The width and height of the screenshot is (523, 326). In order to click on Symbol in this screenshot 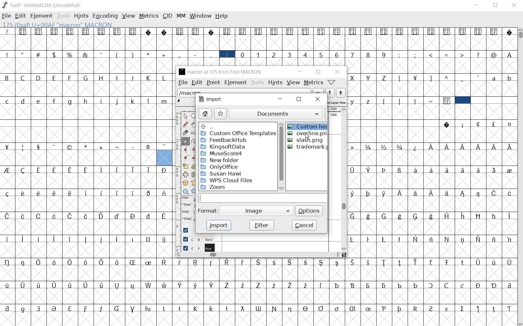, I will do `click(133, 216)`.